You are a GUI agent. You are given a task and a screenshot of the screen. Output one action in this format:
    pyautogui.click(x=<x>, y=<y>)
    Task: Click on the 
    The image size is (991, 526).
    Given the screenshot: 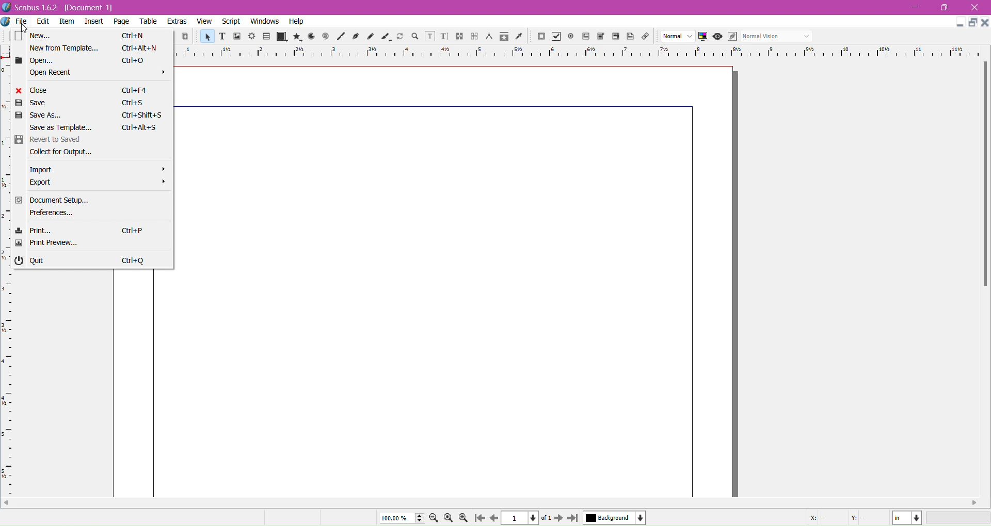 What is the action you would take?
    pyautogui.click(x=570, y=36)
    